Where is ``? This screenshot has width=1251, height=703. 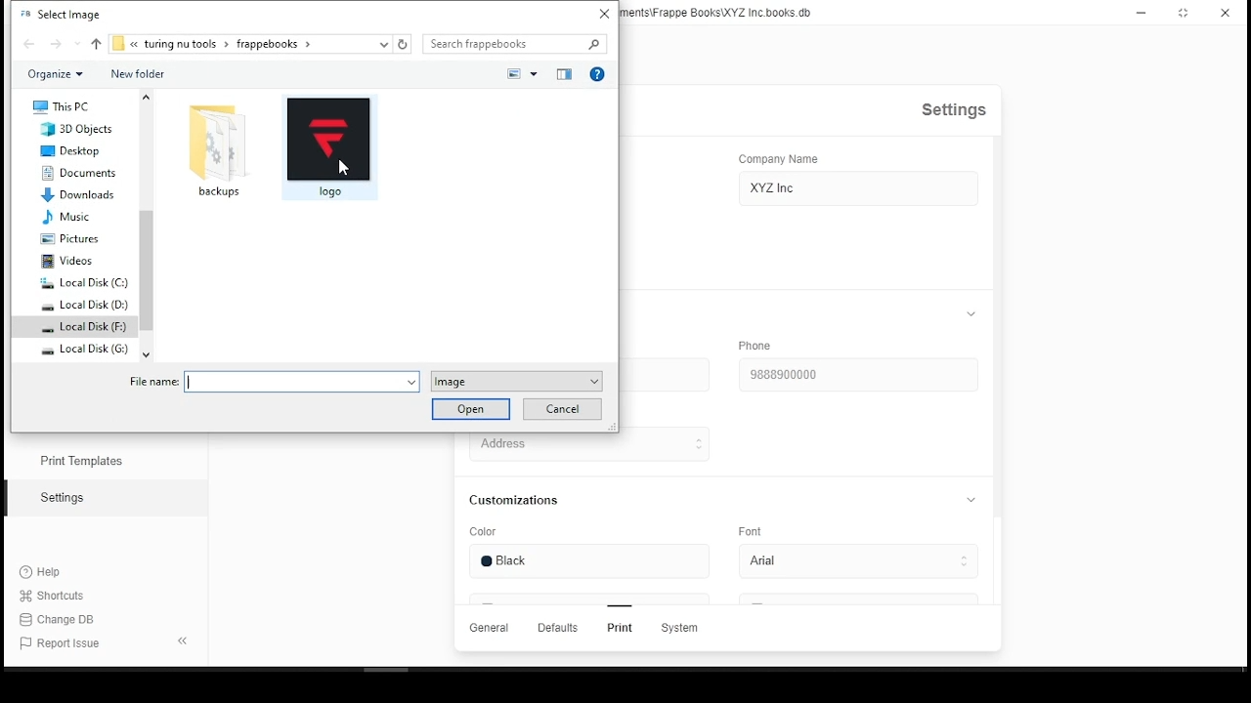
 is located at coordinates (460, 74).